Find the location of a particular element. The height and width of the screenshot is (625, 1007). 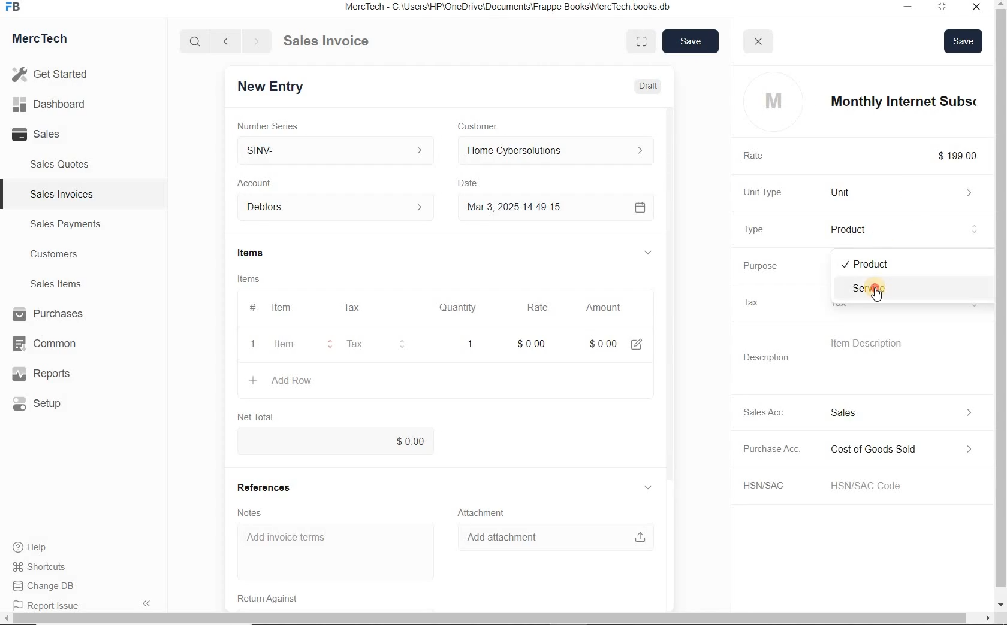

Purchases is located at coordinates (50, 315).